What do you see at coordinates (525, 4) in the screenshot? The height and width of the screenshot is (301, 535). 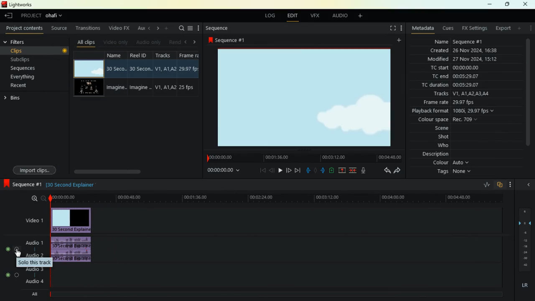 I see `close` at bounding box center [525, 4].